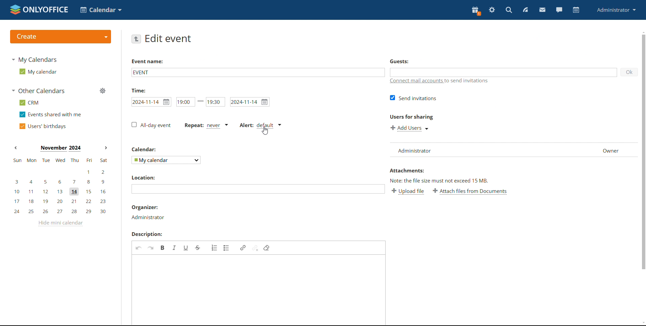 The width and height of the screenshot is (646, 326). Describe the element at coordinates (410, 128) in the screenshot. I see `add users` at that location.